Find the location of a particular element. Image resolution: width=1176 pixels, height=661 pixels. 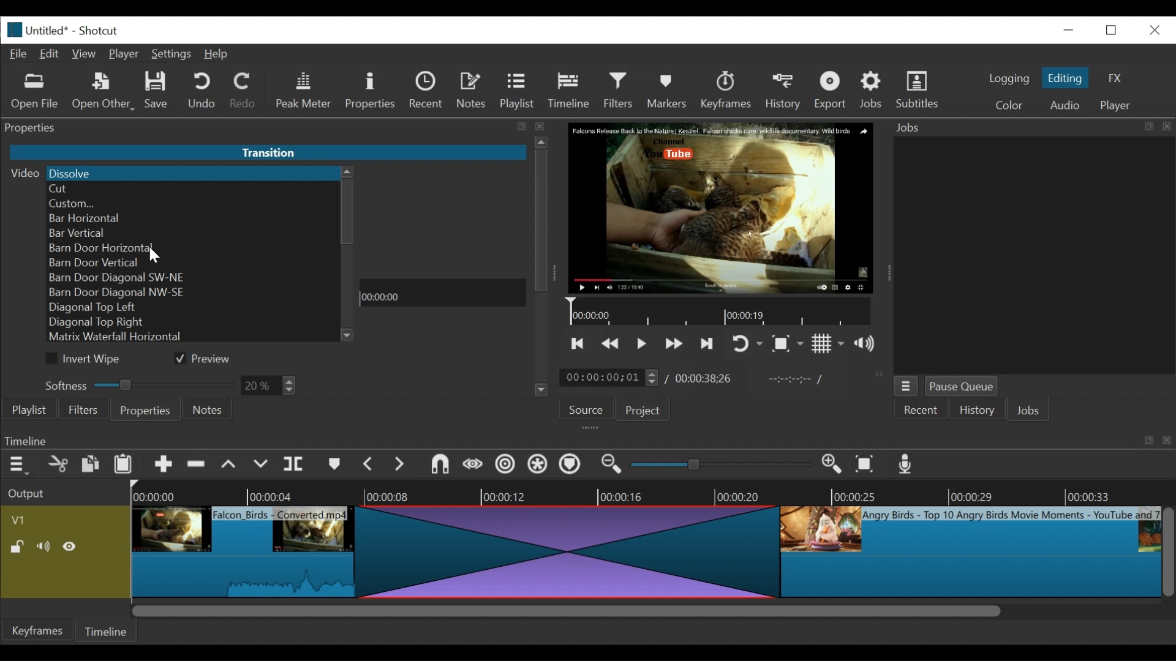

Scroll down is located at coordinates (541, 392).